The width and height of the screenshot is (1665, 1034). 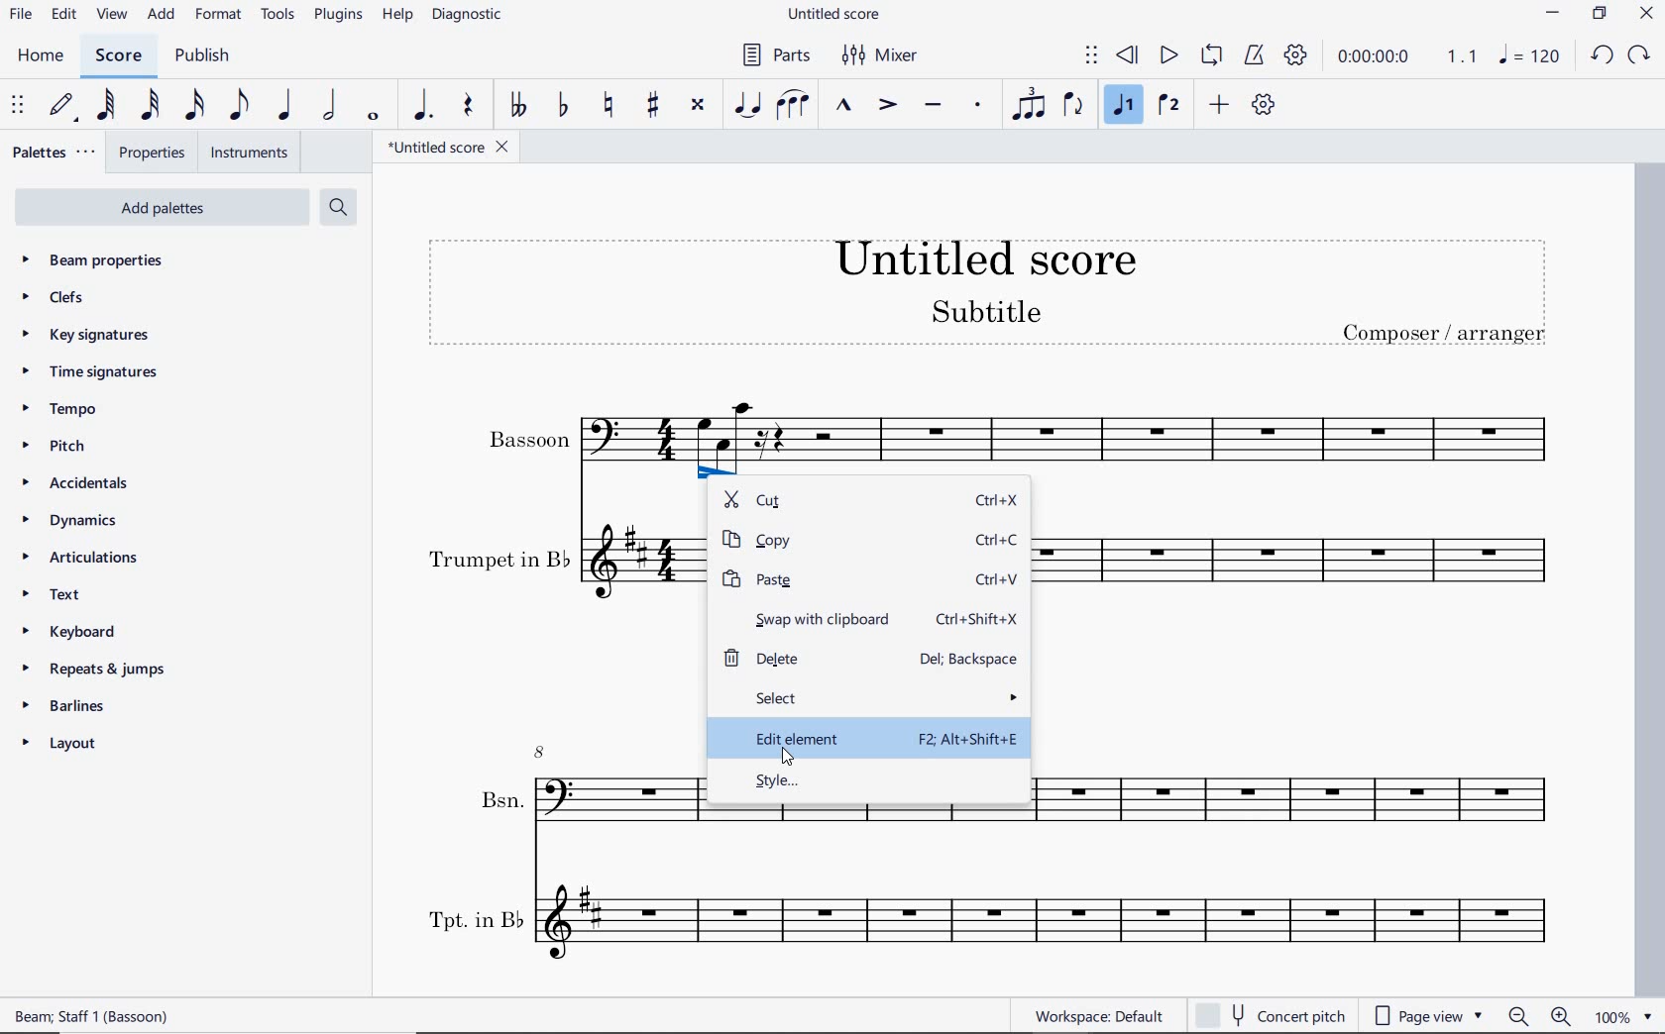 I want to click on RESTORE DOWN, so click(x=1599, y=13).